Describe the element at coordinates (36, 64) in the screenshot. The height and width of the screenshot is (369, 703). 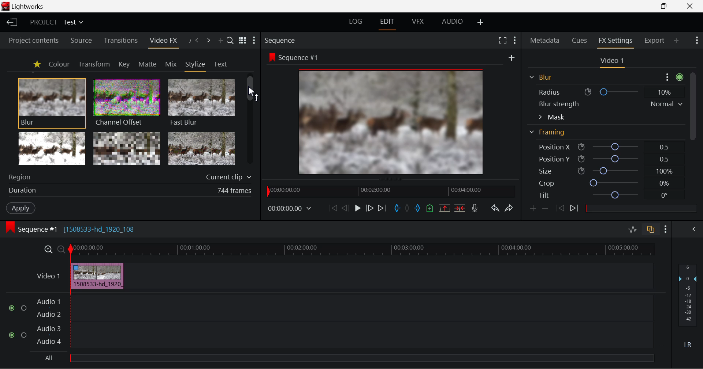
I see `Favourites` at that location.